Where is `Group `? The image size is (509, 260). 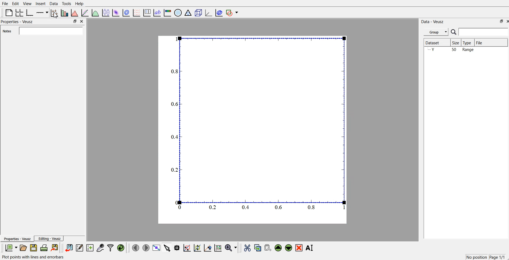 Group  is located at coordinates (436, 32).